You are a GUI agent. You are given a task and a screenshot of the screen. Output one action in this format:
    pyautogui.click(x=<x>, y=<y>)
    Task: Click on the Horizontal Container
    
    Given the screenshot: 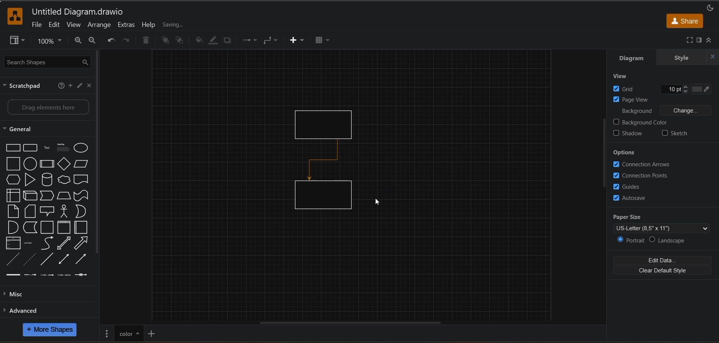 What is the action you would take?
    pyautogui.click(x=82, y=228)
    